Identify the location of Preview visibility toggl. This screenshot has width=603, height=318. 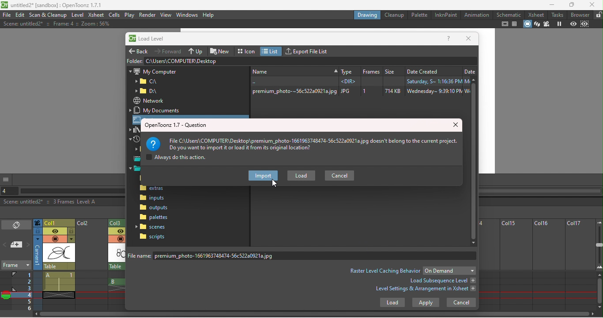
(116, 232).